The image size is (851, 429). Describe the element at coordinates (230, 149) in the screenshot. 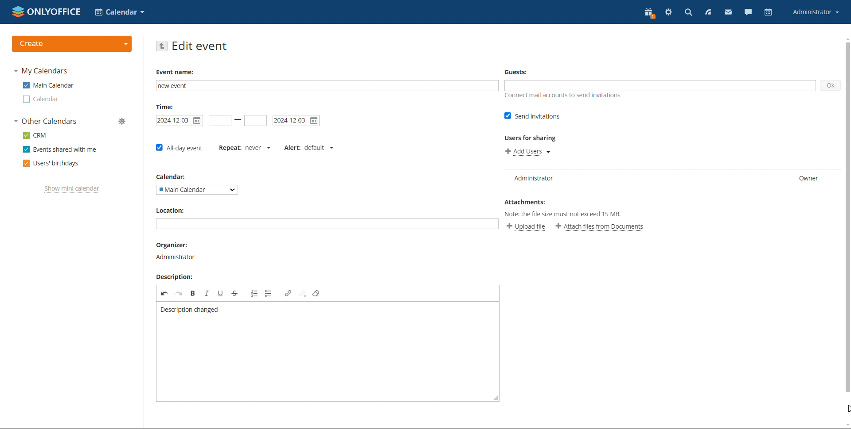

I see `repetition` at that location.